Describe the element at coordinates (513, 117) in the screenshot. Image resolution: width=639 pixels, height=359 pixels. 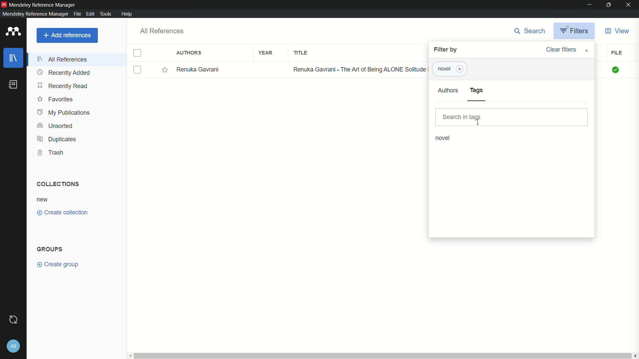
I see `search in tags` at that location.